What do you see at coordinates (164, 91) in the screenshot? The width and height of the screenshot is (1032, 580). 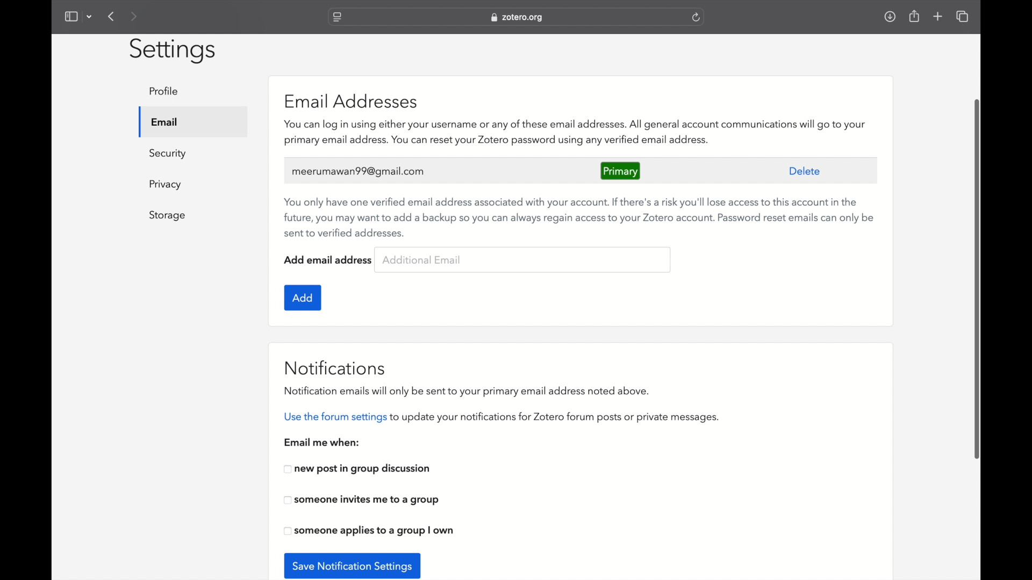 I see `profile` at bounding box center [164, 91].